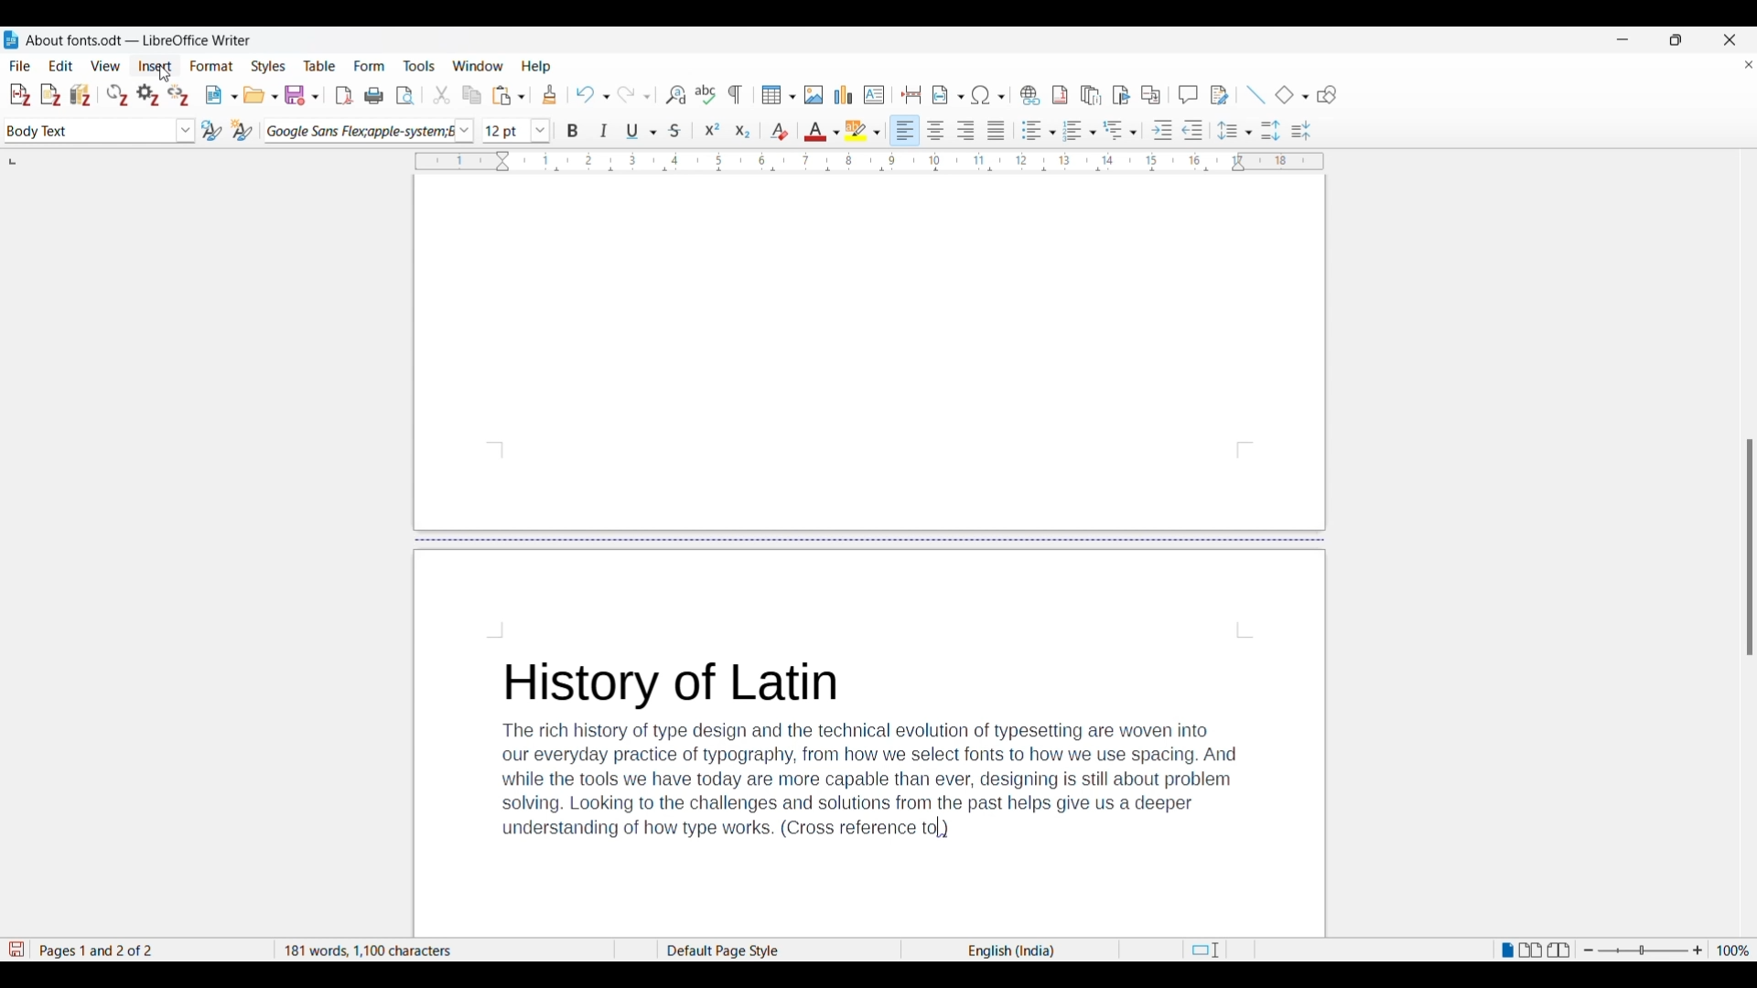 The image size is (1757, 988). What do you see at coordinates (605, 131) in the screenshot?
I see `Italics` at bounding box center [605, 131].